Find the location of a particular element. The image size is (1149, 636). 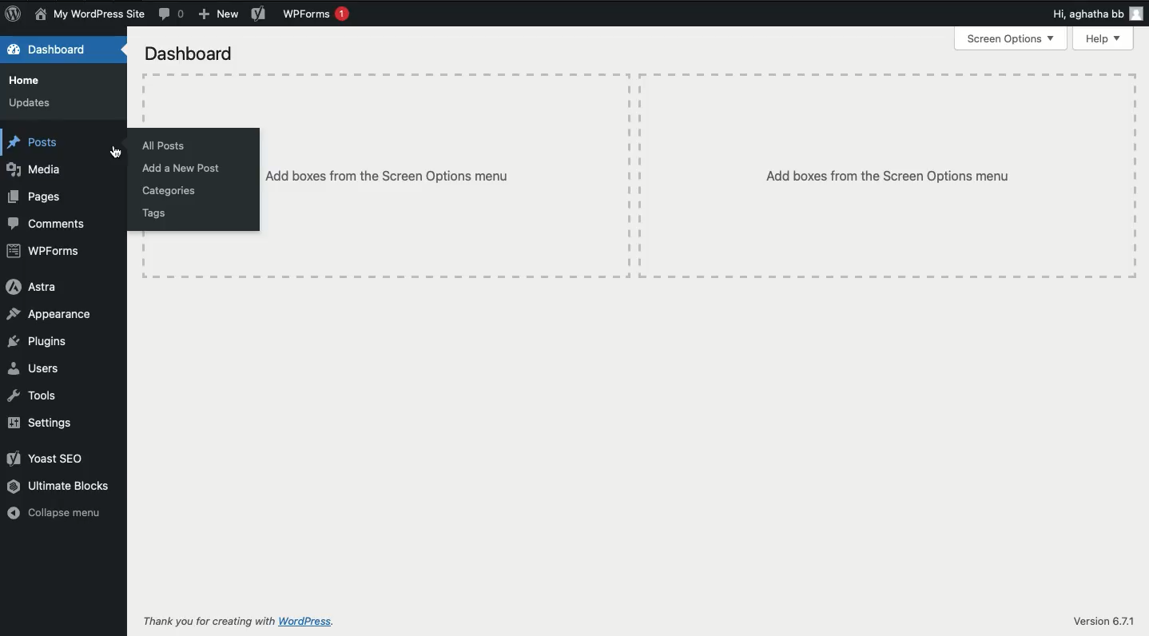

Screen options is located at coordinates (1011, 38).